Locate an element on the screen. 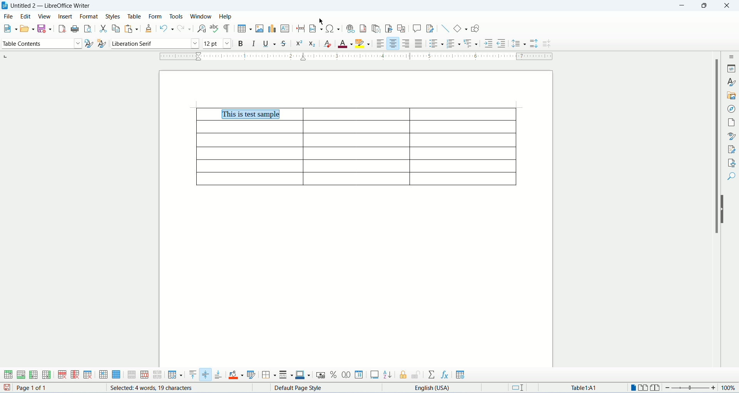  update style is located at coordinates (89, 44).